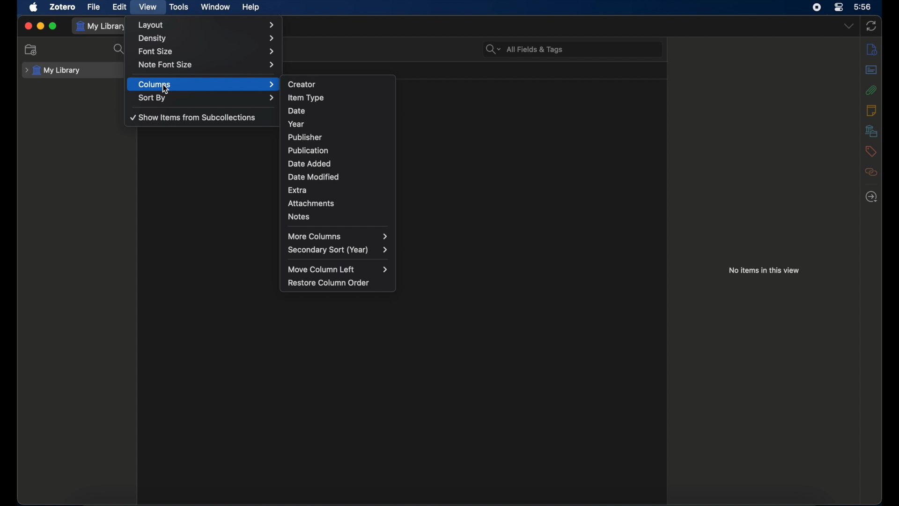 The image size is (899, 506). I want to click on date, so click(341, 110).